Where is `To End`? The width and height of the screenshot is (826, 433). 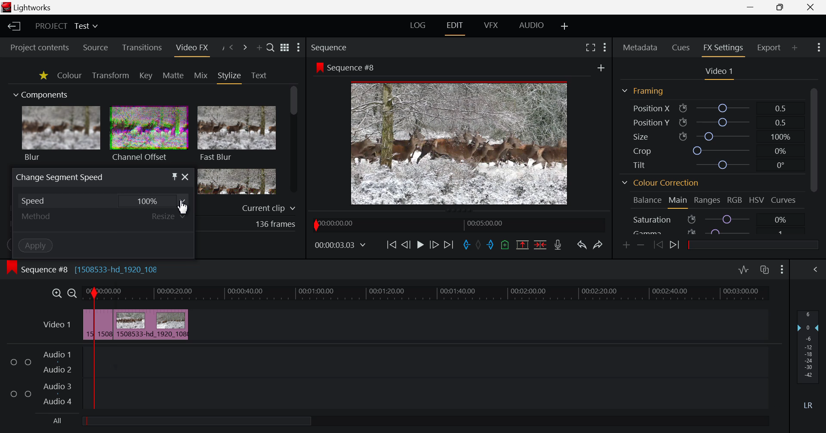
To End is located at coordinates (449, 245).